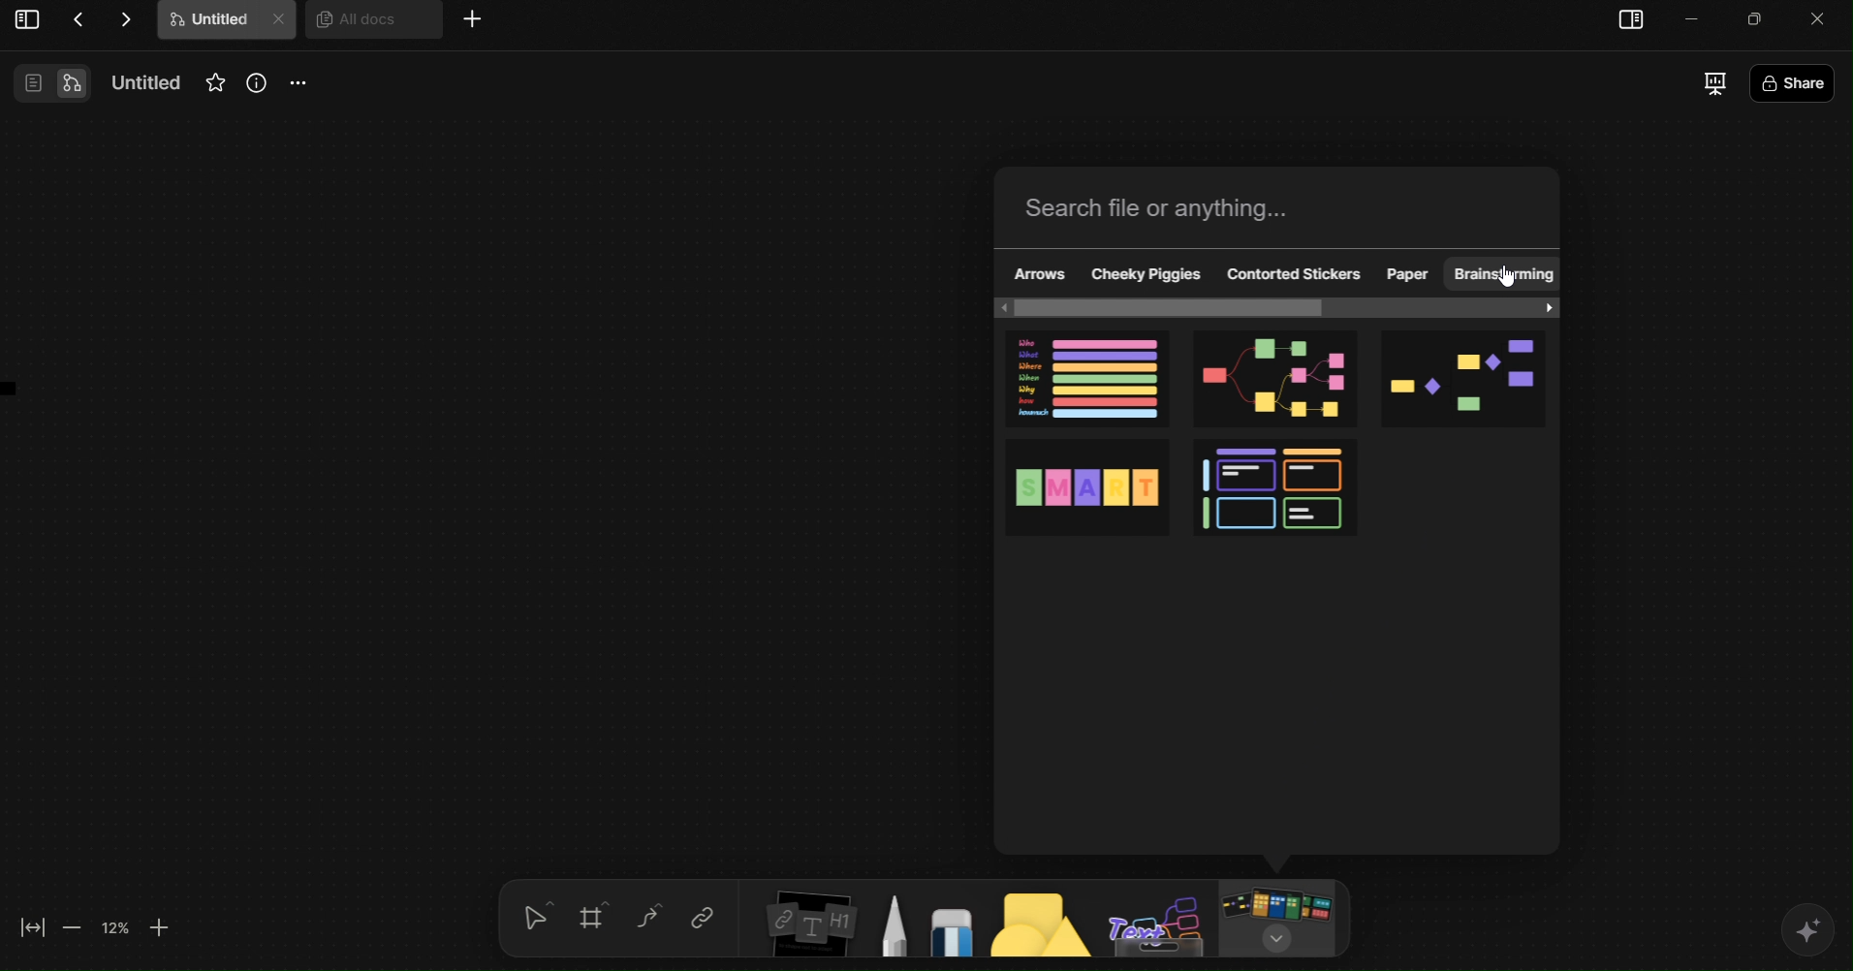 This screenshot has height=971, width=1853. Describe the element at coordinates (1412, 276) in the screenshot. I see `Paper` at that location.